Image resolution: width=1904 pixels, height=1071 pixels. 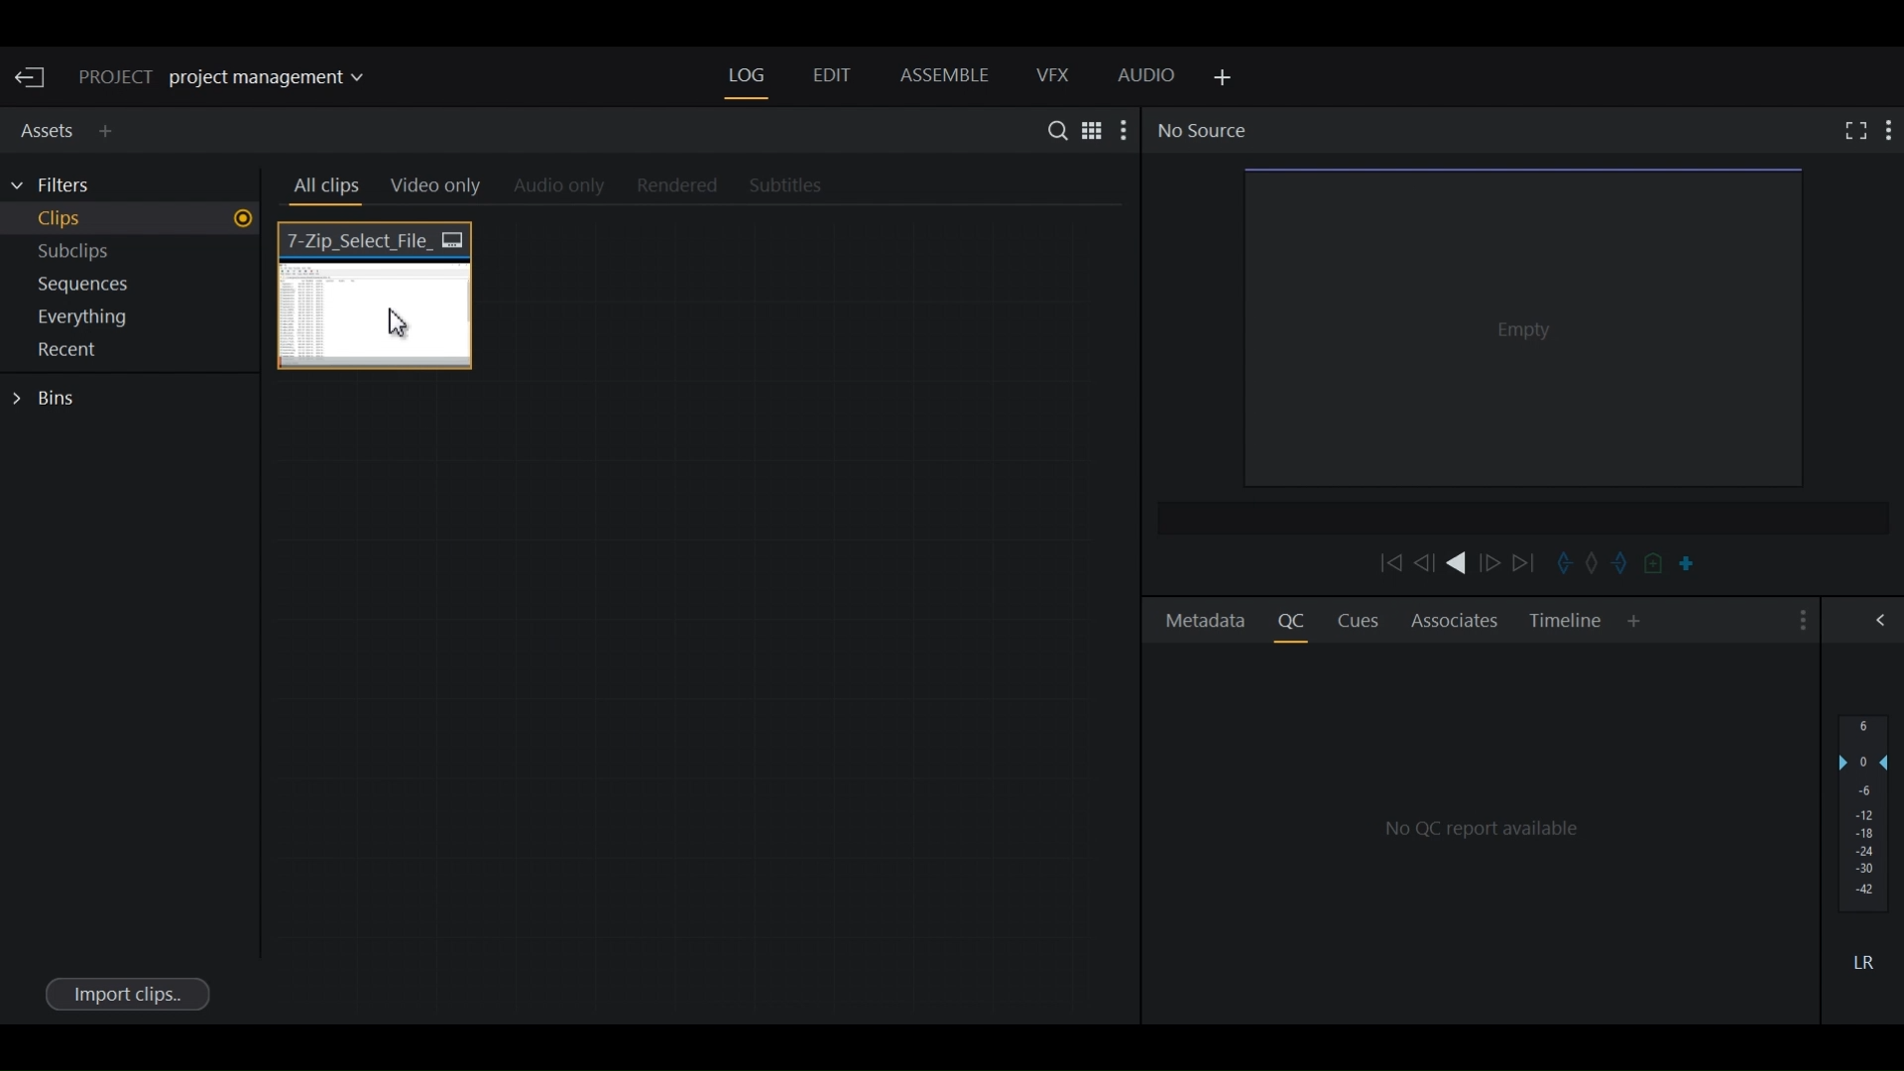 What do you see at coordinates (1486, 826) in the screenshot?
I see `QC Reports` at bounding box center [1486, 826].